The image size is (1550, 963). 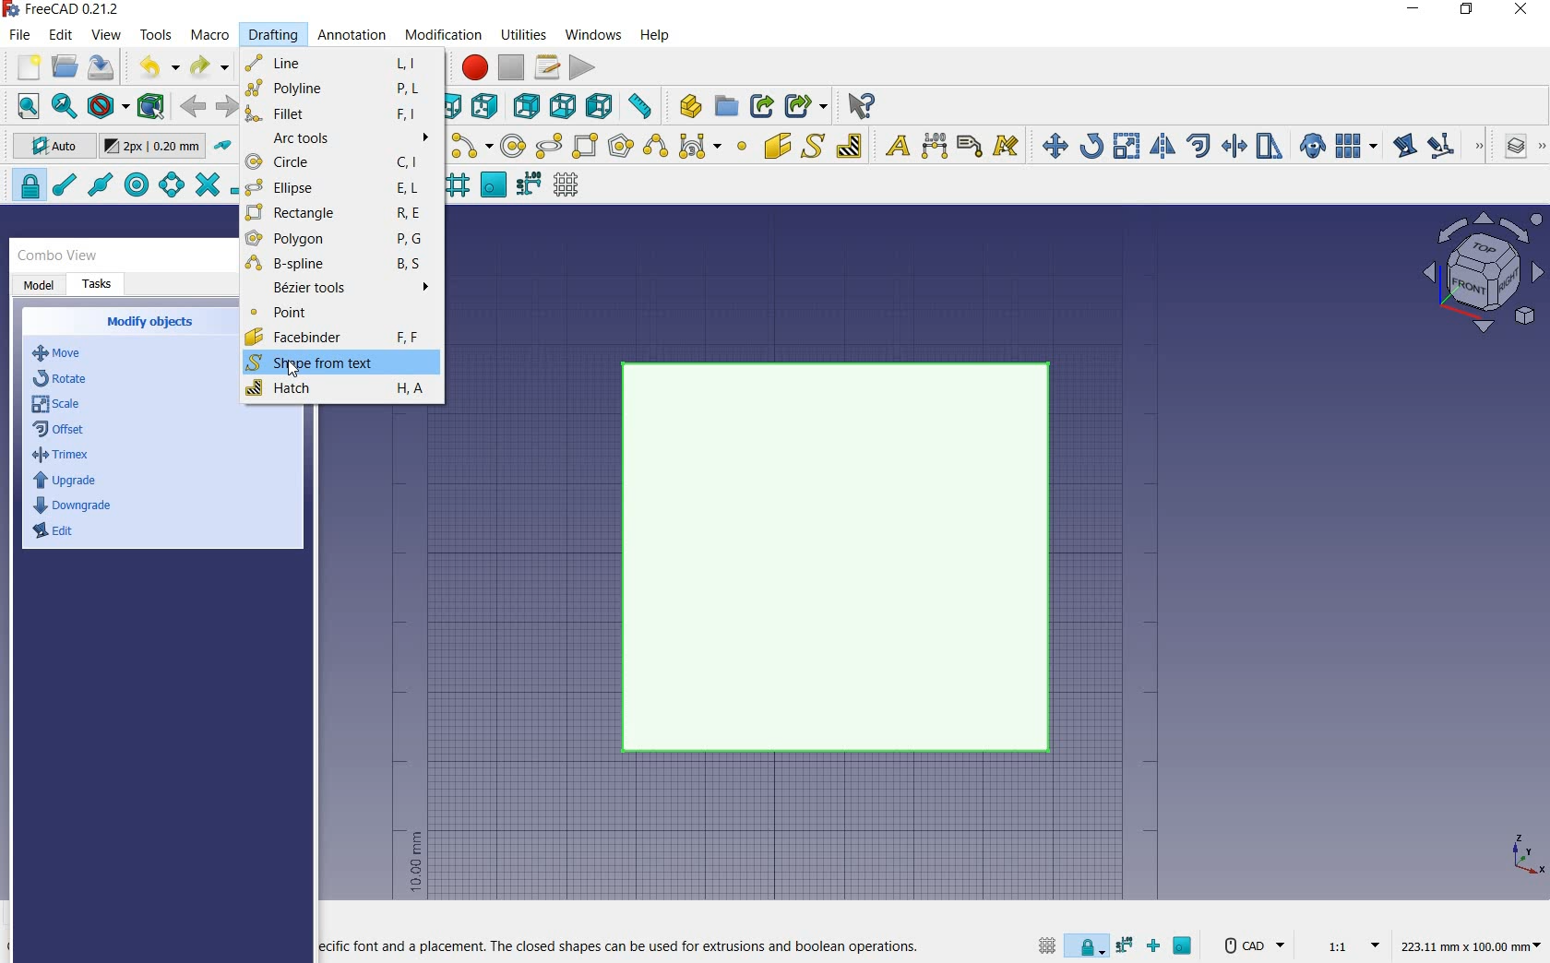 What do you see at coordinates (66, 9) in the screenshot?
I see `system name` at bounding box center [66, 9].